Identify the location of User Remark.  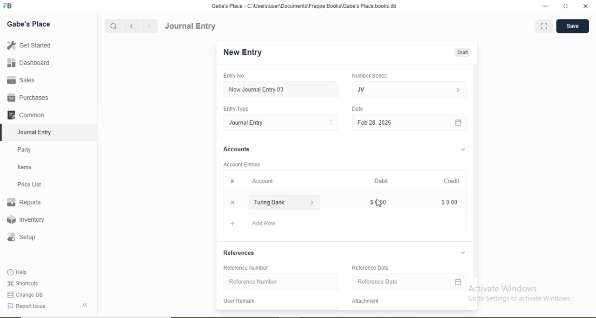
(239, 300).